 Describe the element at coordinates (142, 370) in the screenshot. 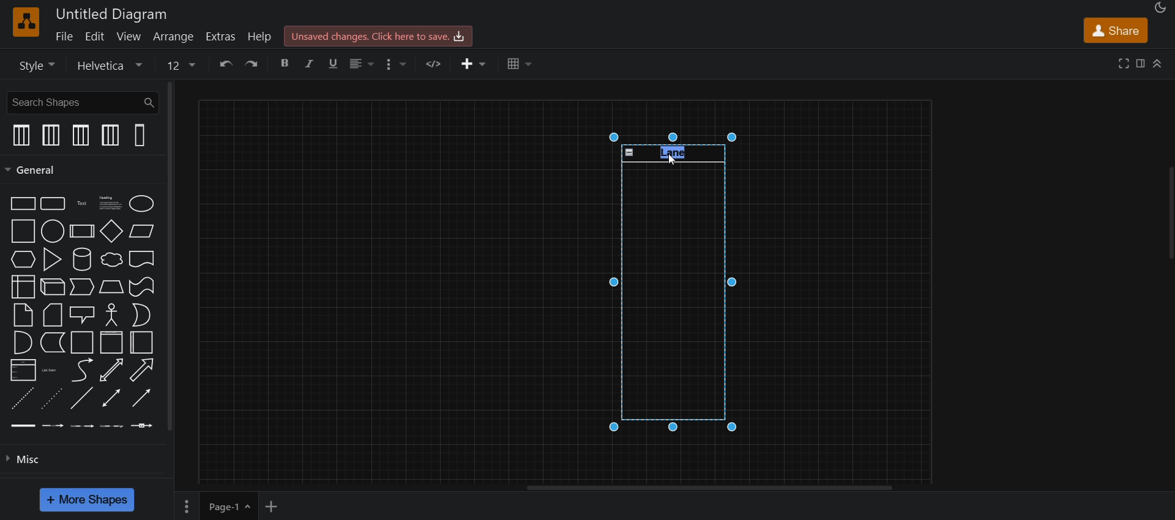

I see `arrow` at that location.